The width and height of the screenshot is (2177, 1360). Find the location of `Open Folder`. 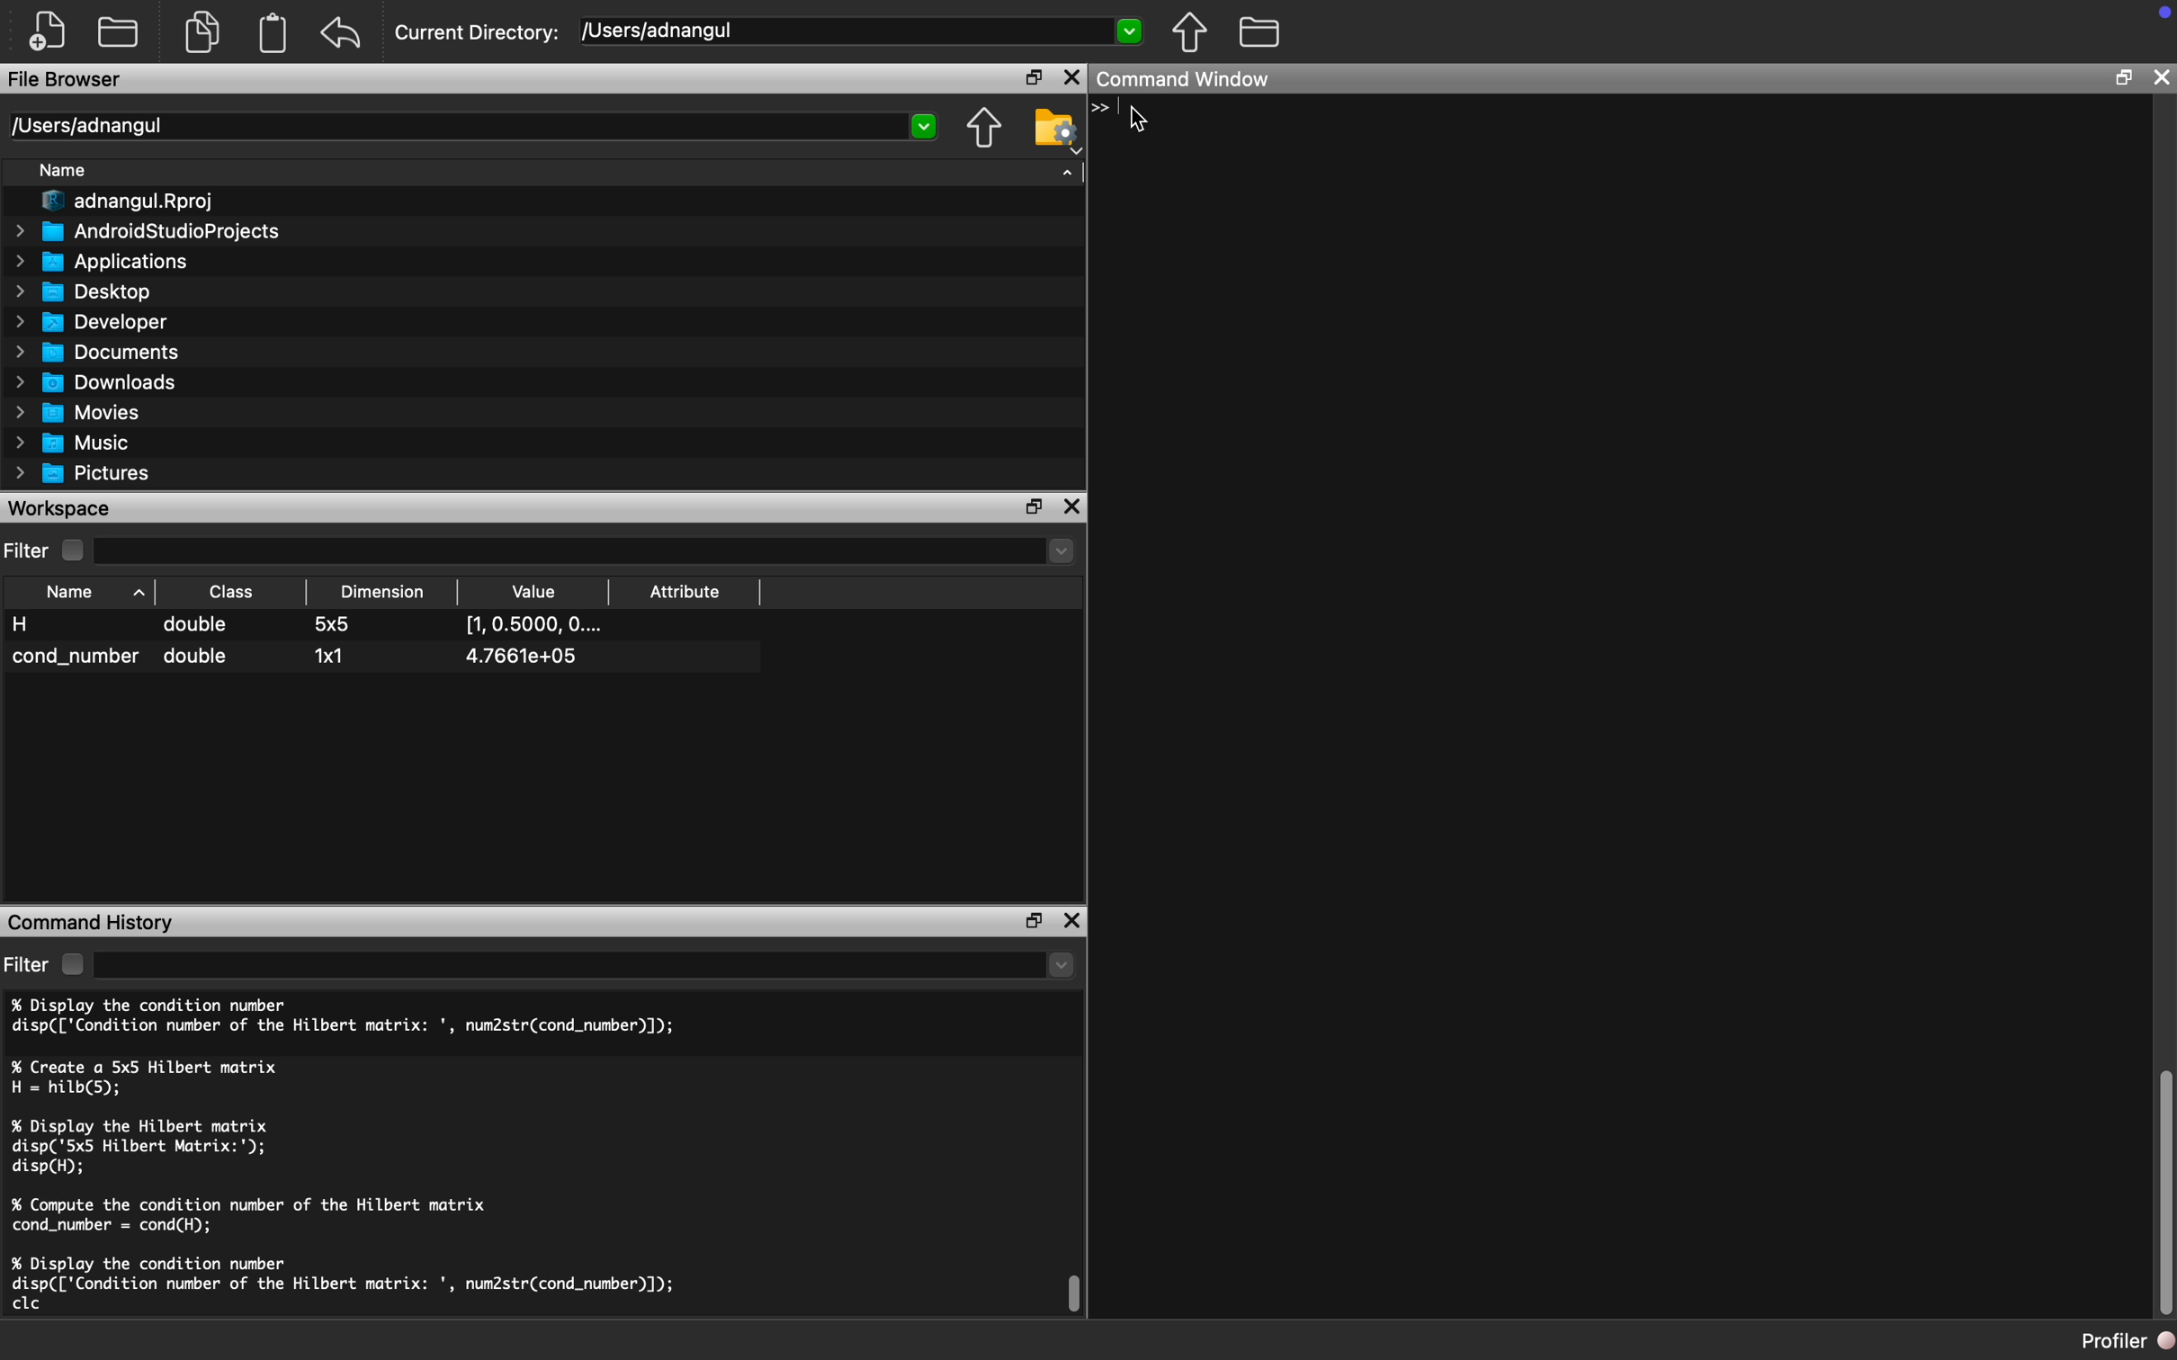

Open Folder is located at coordinates (118, 29).